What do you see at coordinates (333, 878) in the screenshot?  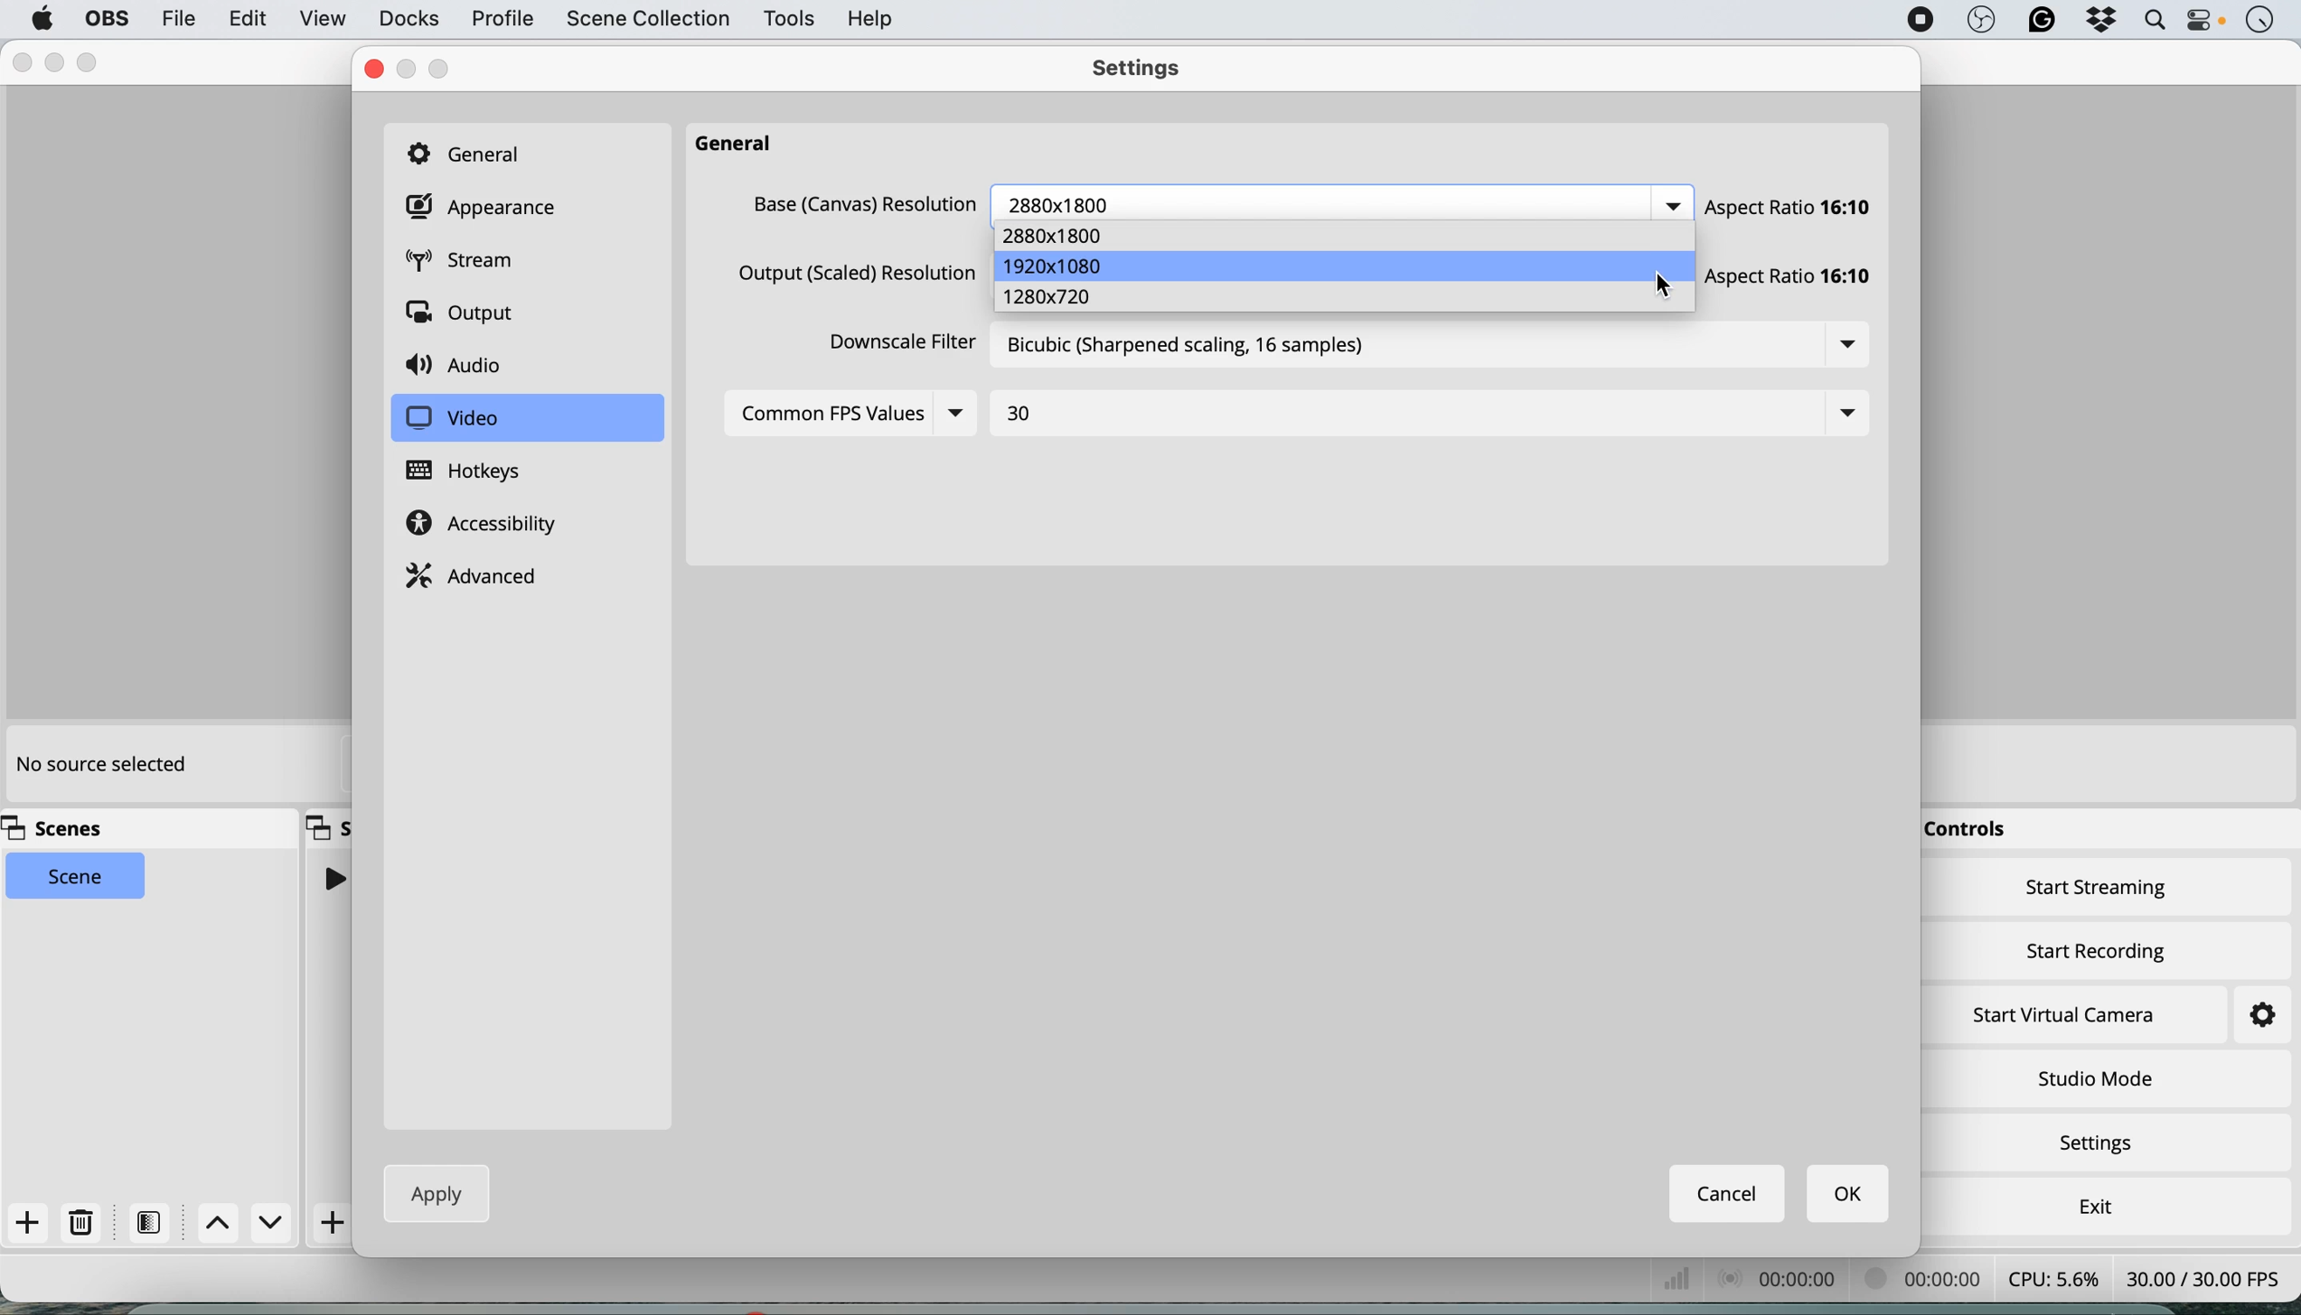 I see `Play ` at bounding box center [333, 878].